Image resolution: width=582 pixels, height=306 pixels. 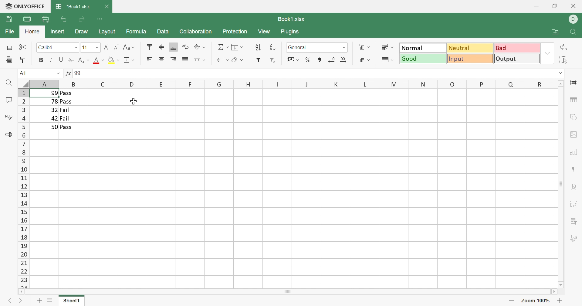 What do you see at coordinates (39, 301) in the screenshot?
I see `Add sheet` at bounding box center [39, 301].